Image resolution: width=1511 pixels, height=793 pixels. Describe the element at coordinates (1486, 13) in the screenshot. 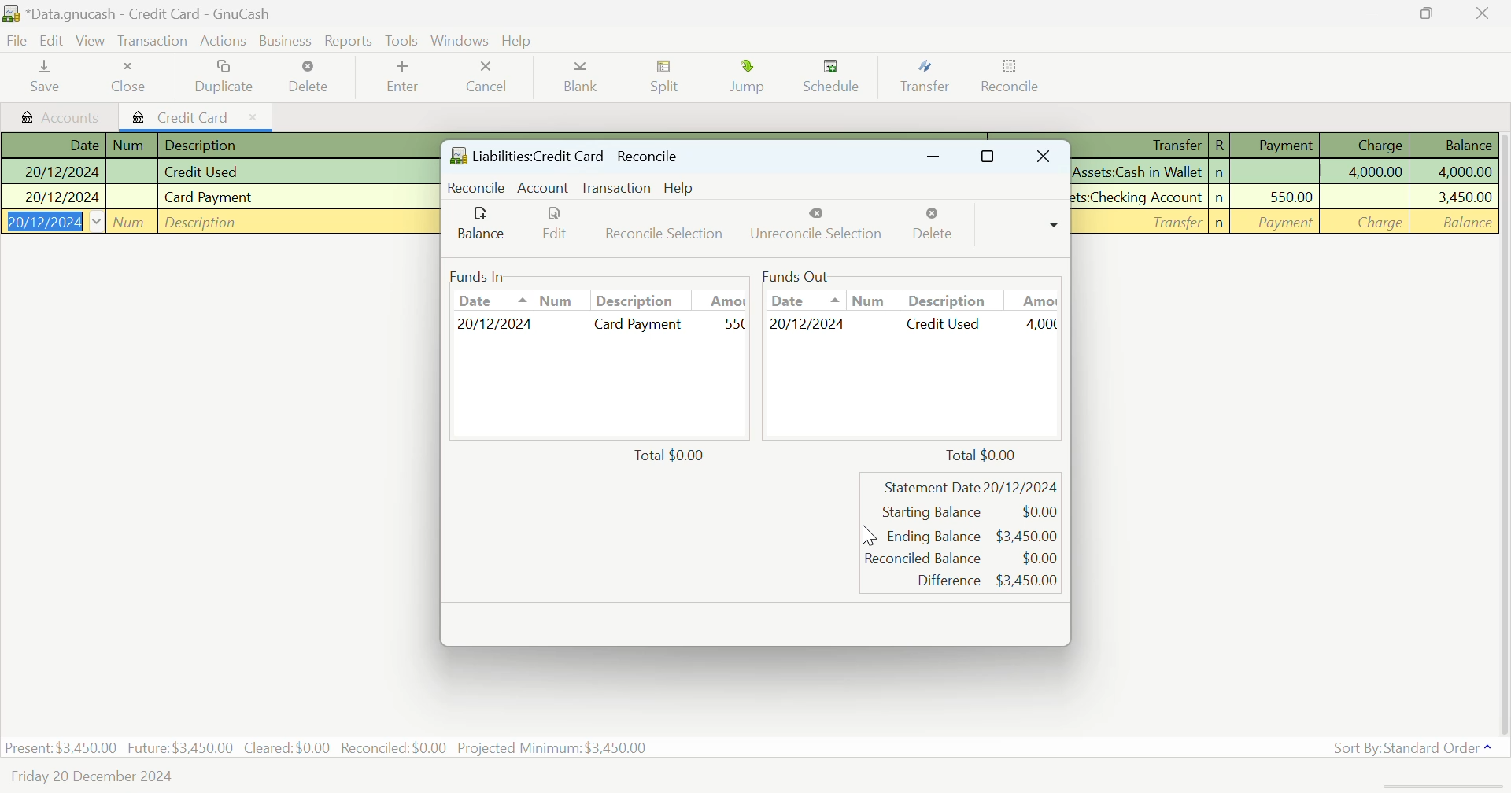

I see `Close Window` at that location.